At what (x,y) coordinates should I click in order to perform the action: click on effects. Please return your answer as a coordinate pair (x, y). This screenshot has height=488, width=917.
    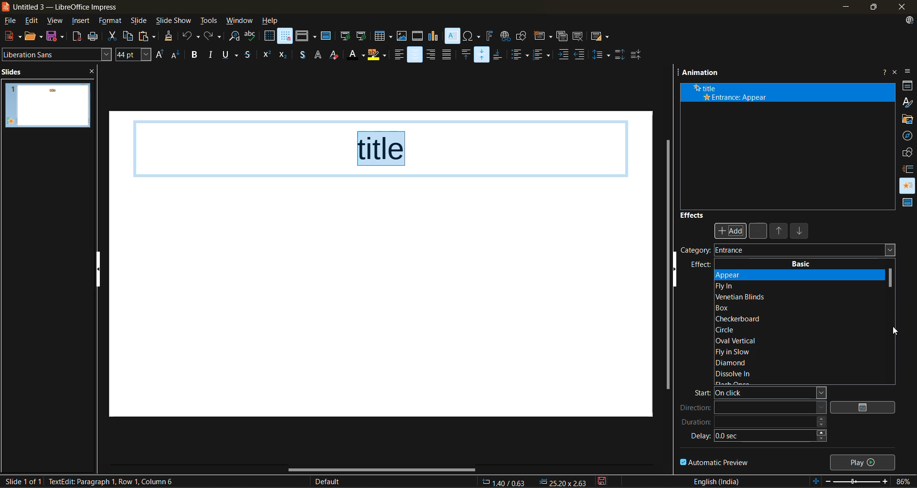
    Looking at the image, I should click on (693, 215).